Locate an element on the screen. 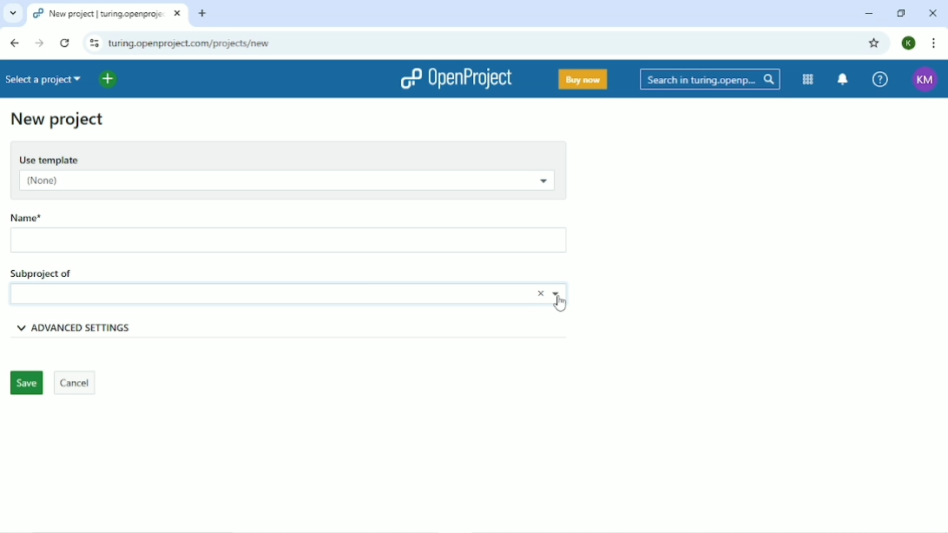 The height and width of the screenshot is (533, 948). Advanced settings is located at coordinates (72, 327).